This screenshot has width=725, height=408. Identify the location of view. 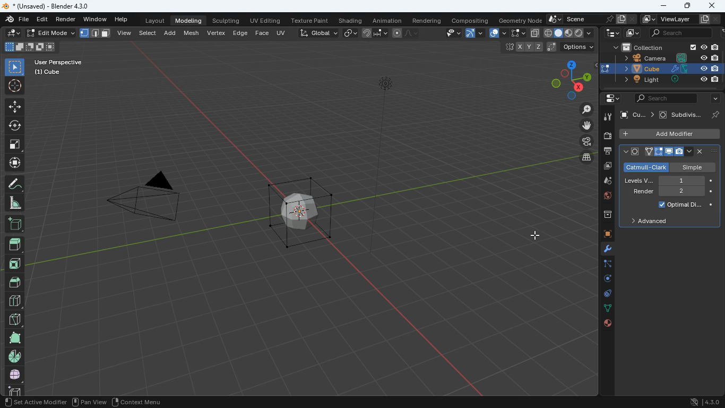
(128, 34).